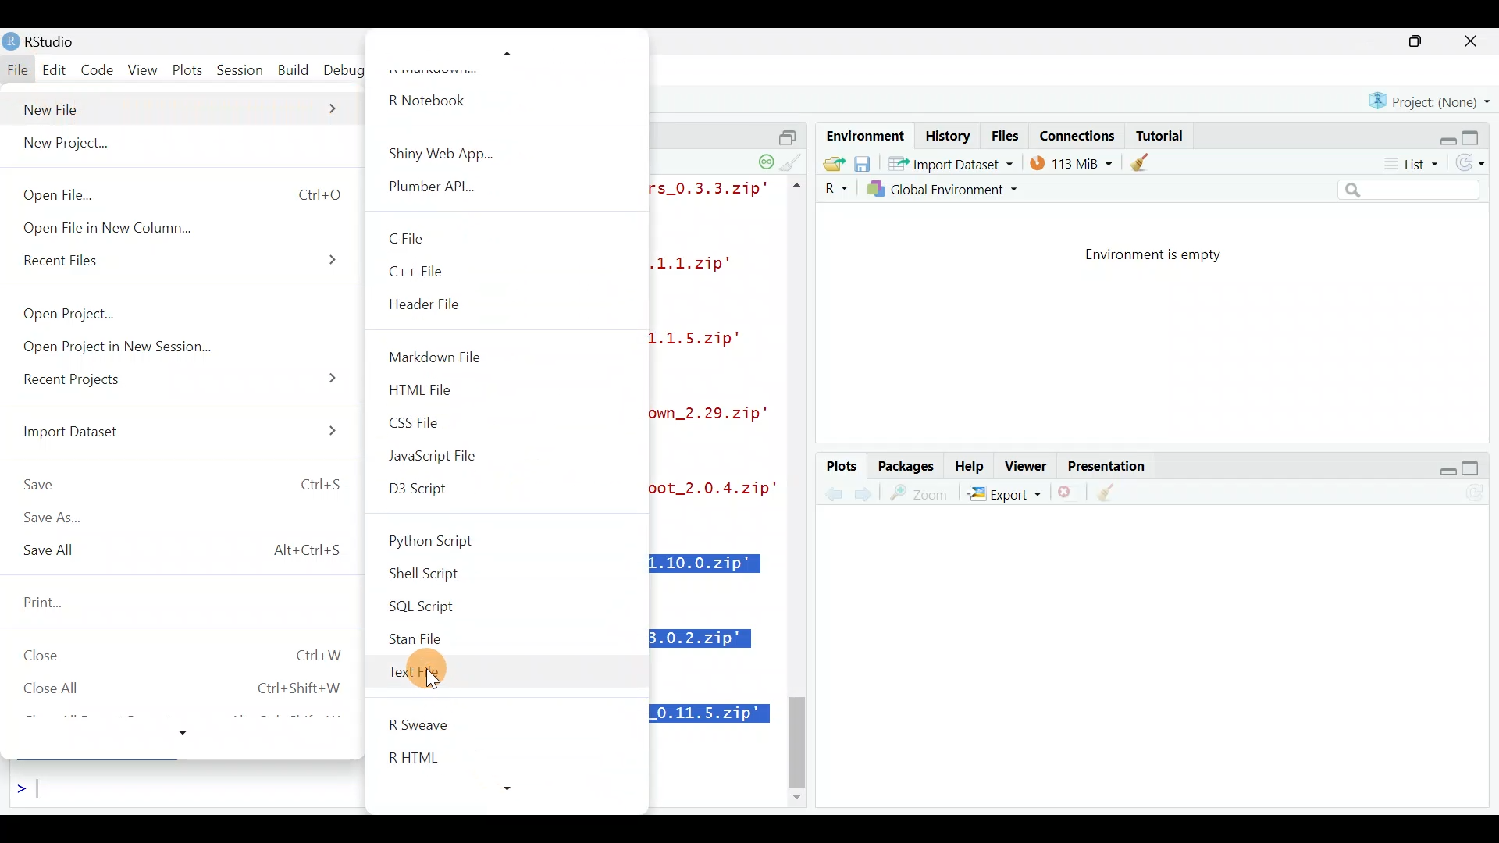 Image resolution: width=1499 pixels, height=843 pixels. What do you see at coordinates (863, 164) in the screenshot?
I see `save workspace as` at bounding box center [863, 164].